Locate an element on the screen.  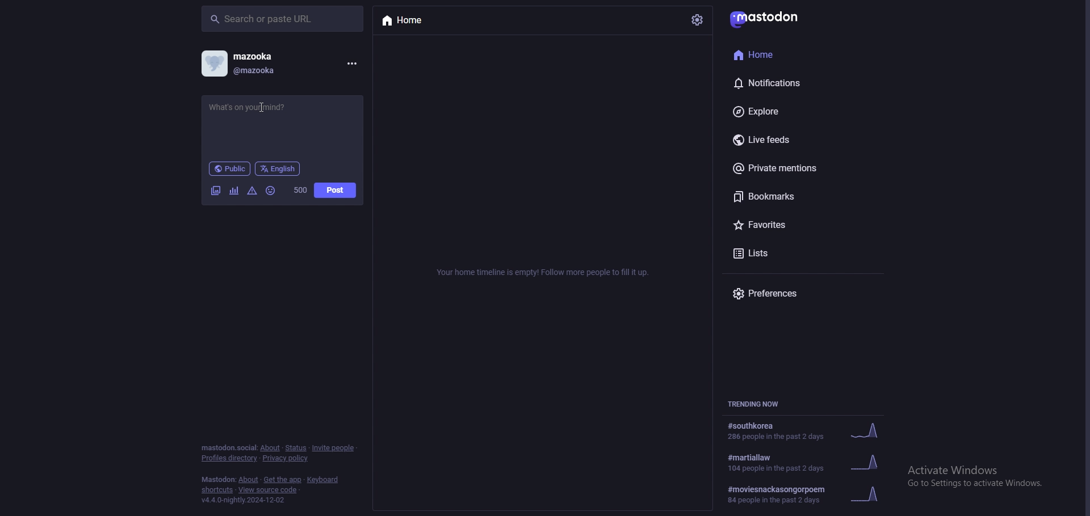
privacy policy is located at coordinates (284, 458).